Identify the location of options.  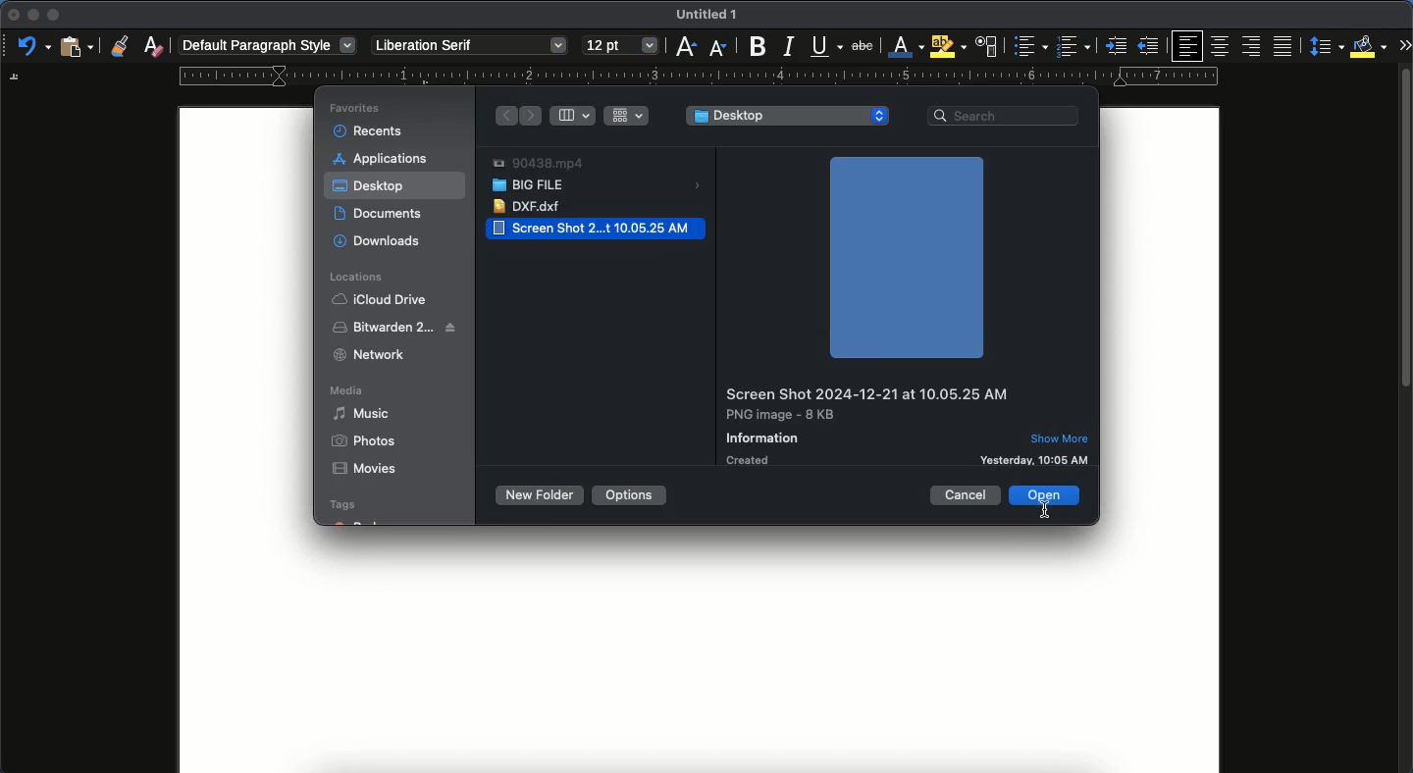
(628, 494).